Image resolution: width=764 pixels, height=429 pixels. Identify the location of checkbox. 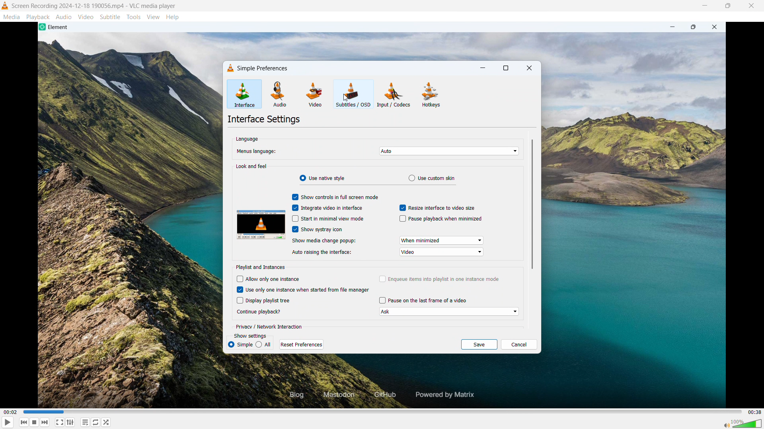
(294, 218).